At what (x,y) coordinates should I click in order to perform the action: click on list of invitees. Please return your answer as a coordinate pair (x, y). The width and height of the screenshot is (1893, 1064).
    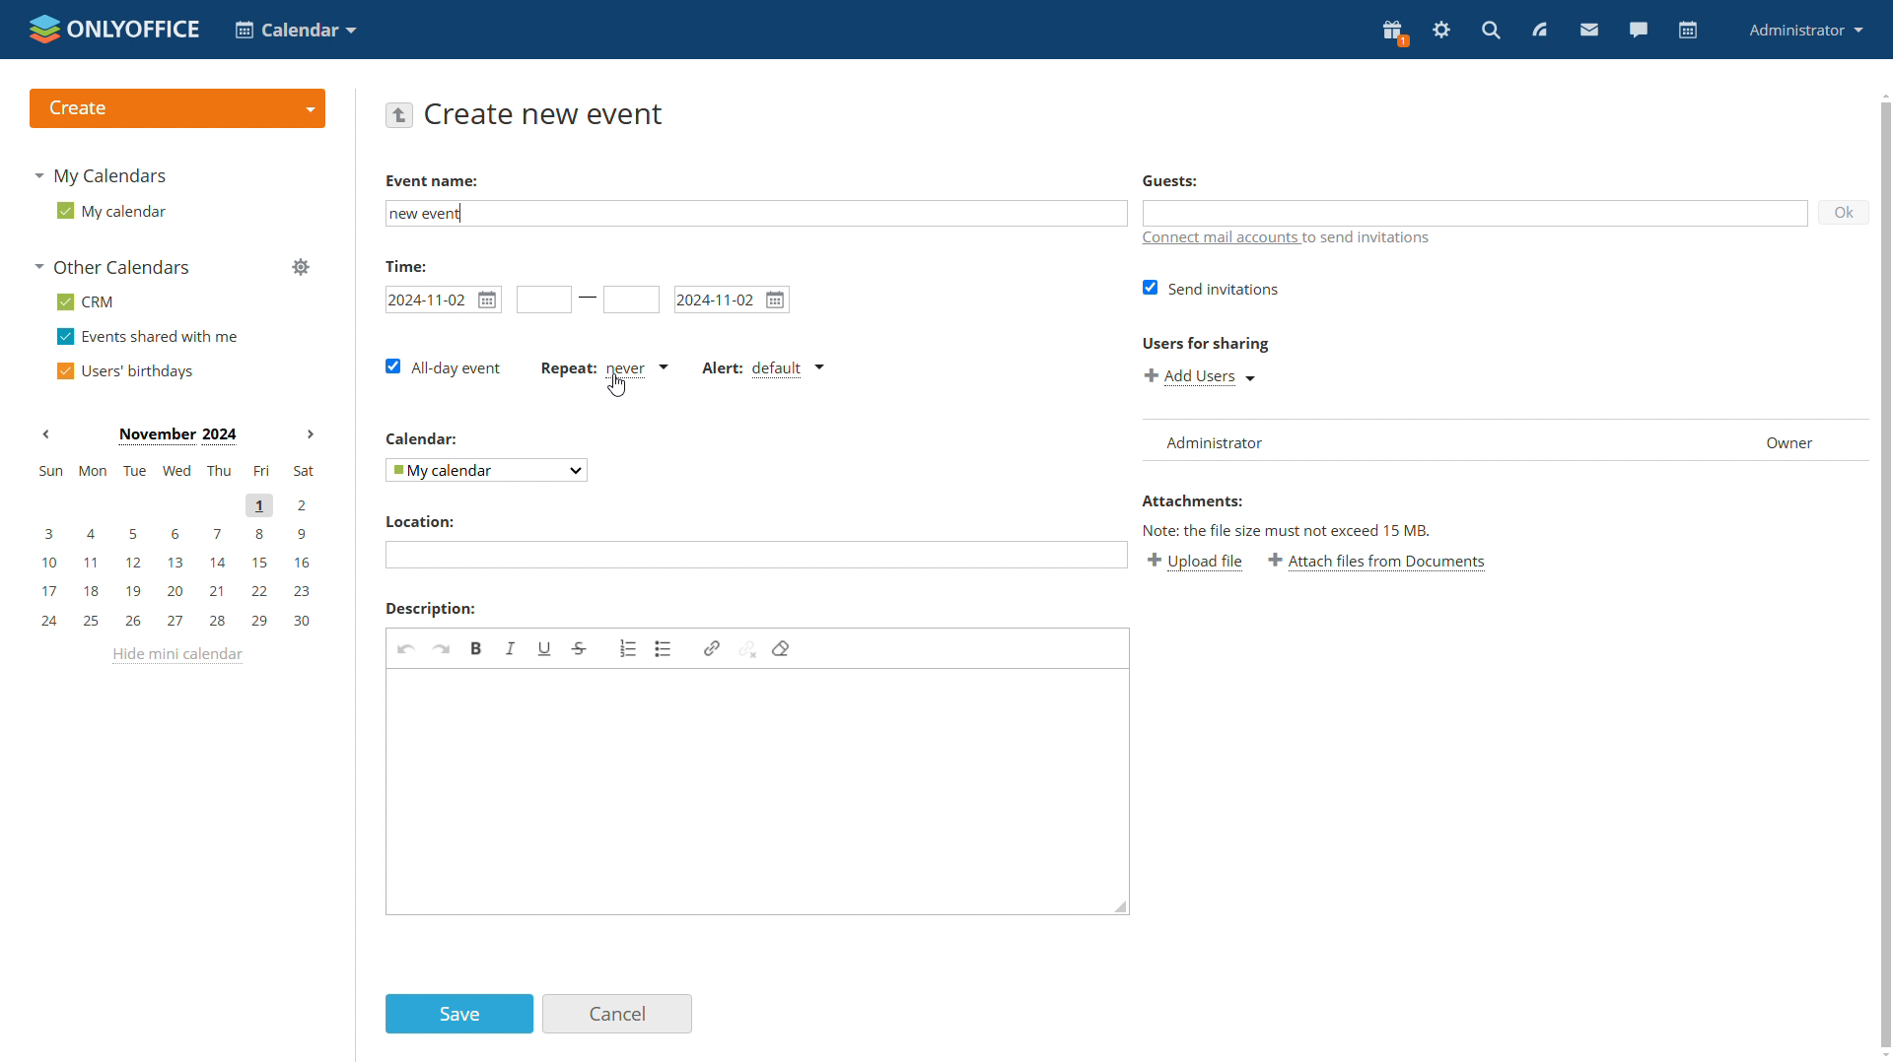
    Looking at the image, I should click on (1503, 438).